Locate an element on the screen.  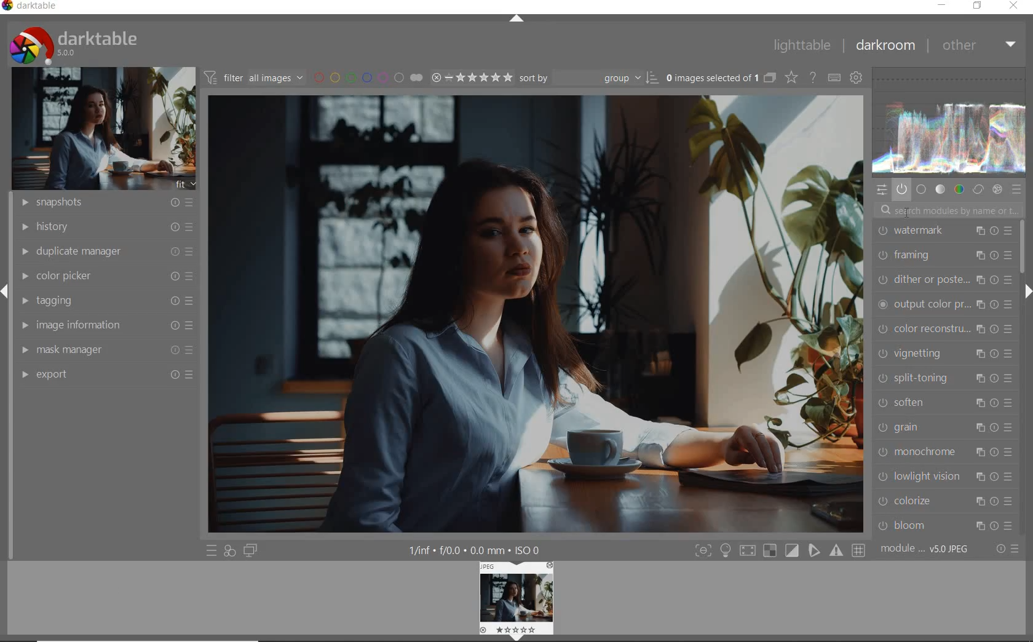
color reconstruction is located at coordinates (946, 329).